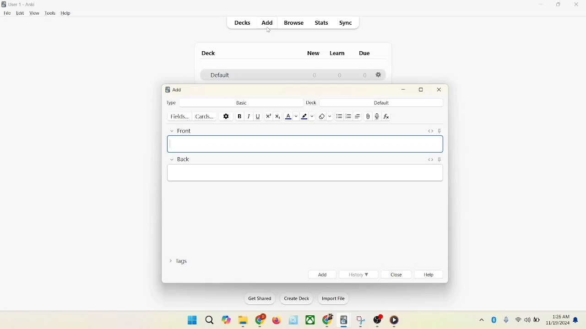  What do you see at coordinates (268, 116) in the screenshot?
I see `superscript` at bounding box center [268, 116].